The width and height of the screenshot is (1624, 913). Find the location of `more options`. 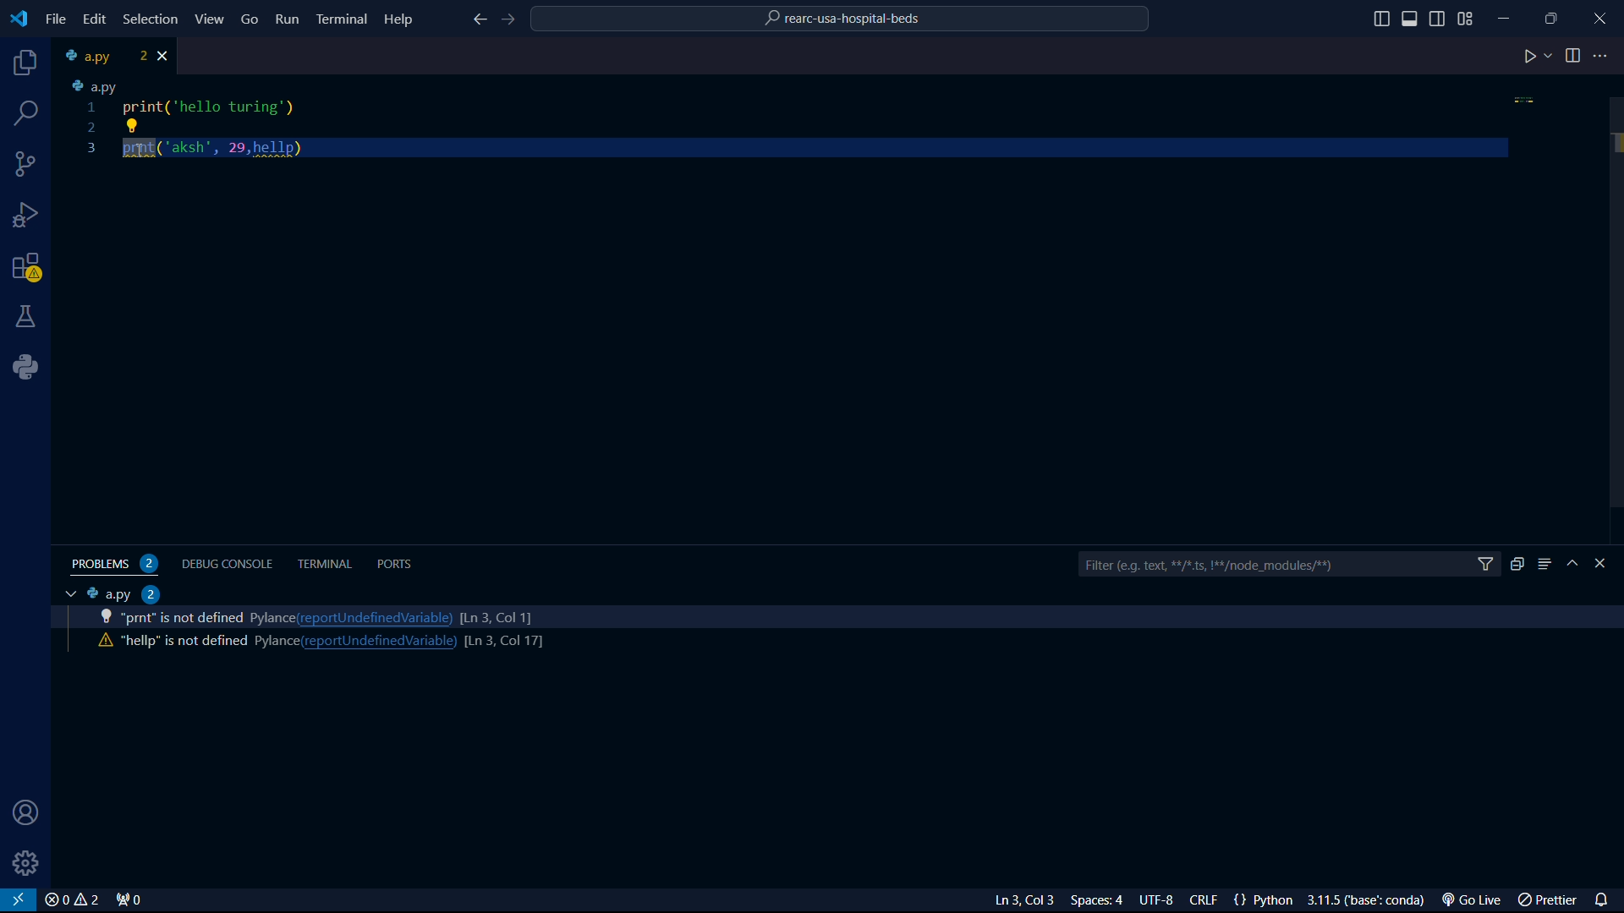

more options is located at coordinates (1603, 56).